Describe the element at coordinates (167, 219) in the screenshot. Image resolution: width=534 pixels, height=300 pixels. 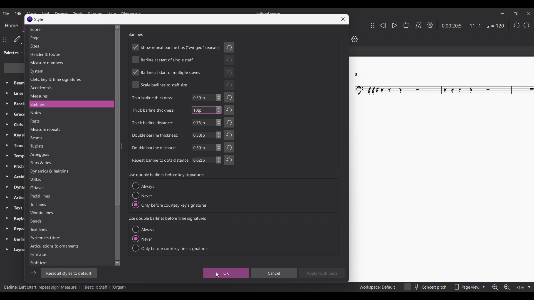
I see `Section title` at that location.